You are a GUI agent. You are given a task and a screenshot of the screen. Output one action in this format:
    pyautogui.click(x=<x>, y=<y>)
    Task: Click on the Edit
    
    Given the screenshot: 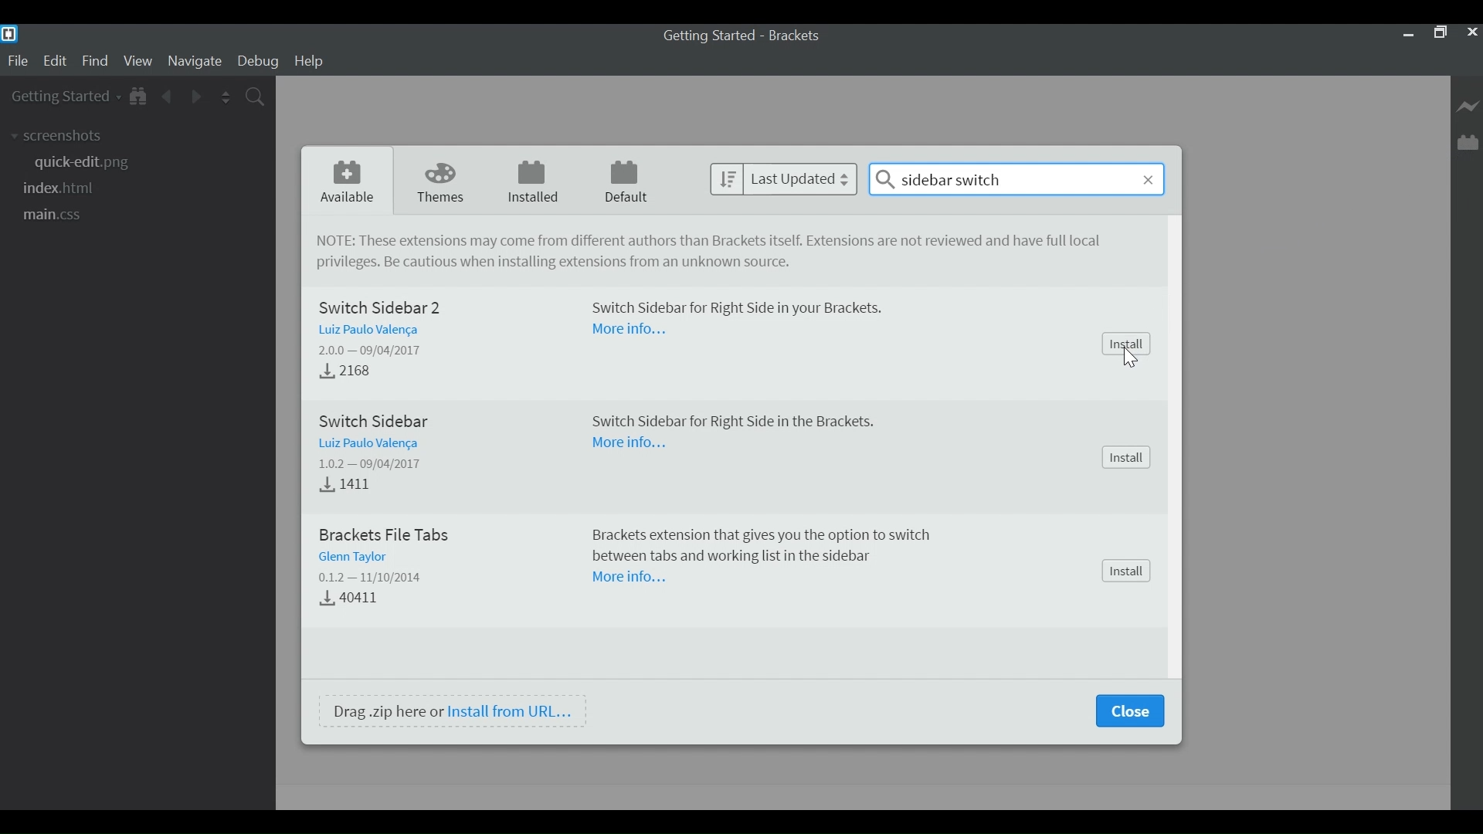 What is the action you would take?
    pyautogui.click(x=56, y=62)
    